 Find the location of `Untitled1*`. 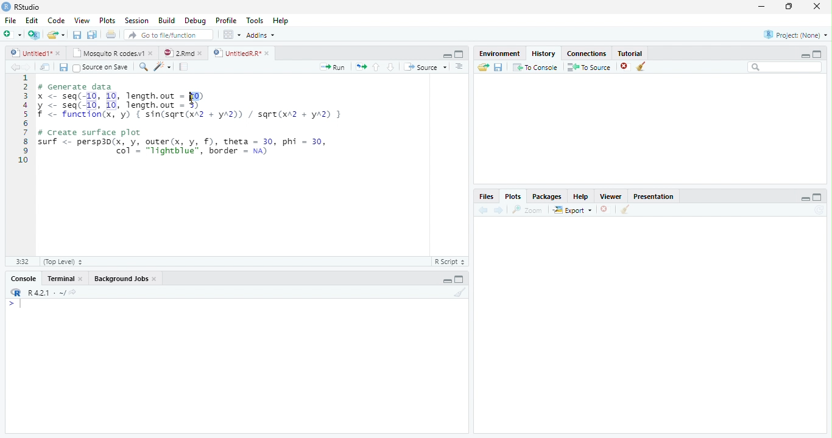

Untitled1* is located at coordinates (29, 52).